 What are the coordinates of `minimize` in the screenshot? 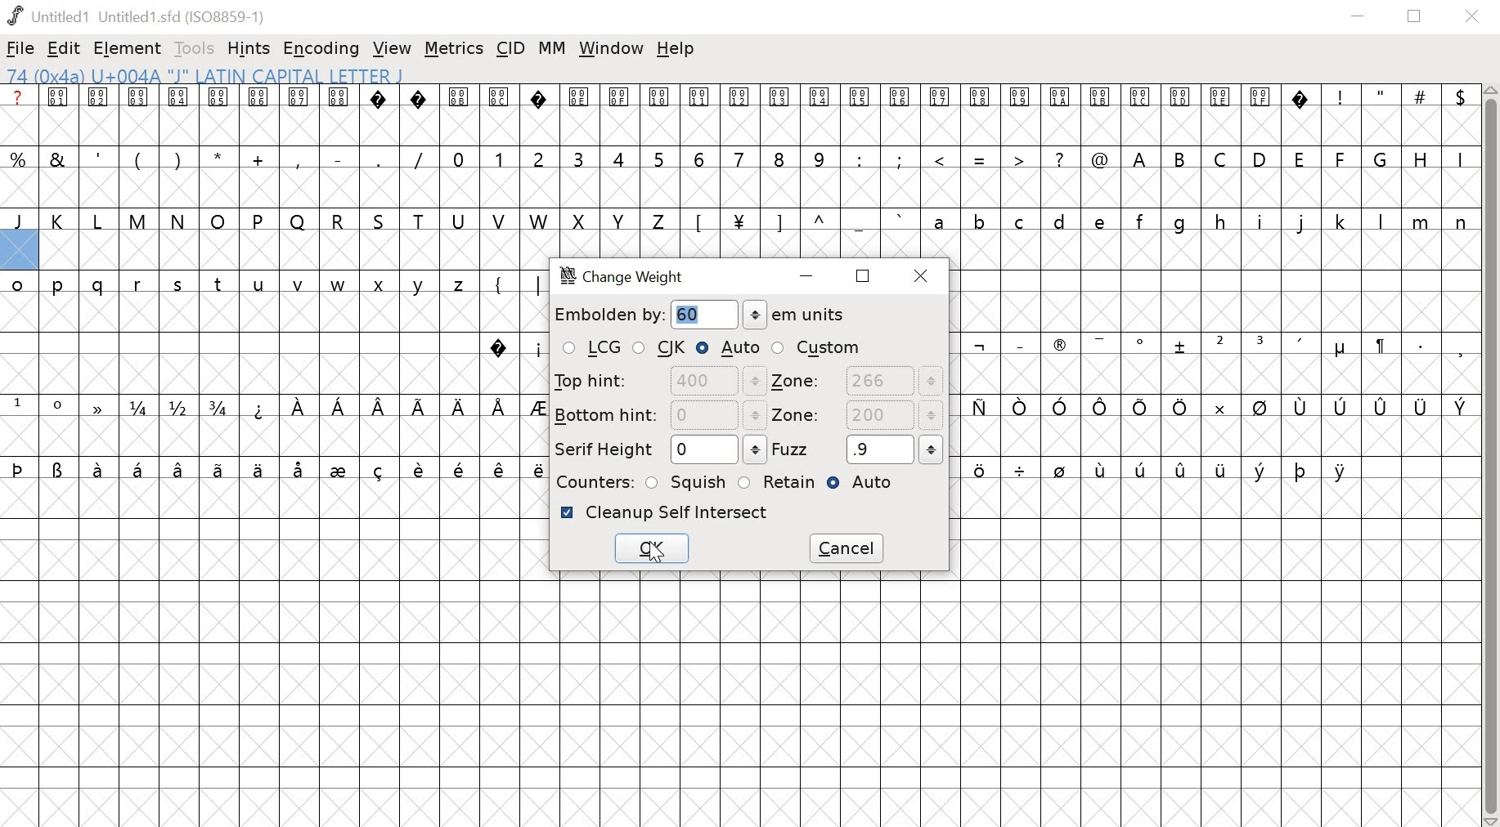 It's located at (1358, 17).